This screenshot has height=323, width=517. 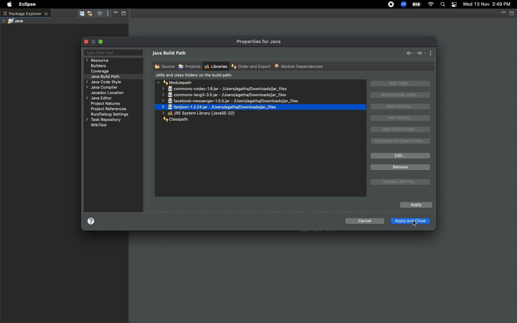 What do you see at coordinates (512, 14) in the screenshot?
I see `Maximize` at bounding box center [512, 14].